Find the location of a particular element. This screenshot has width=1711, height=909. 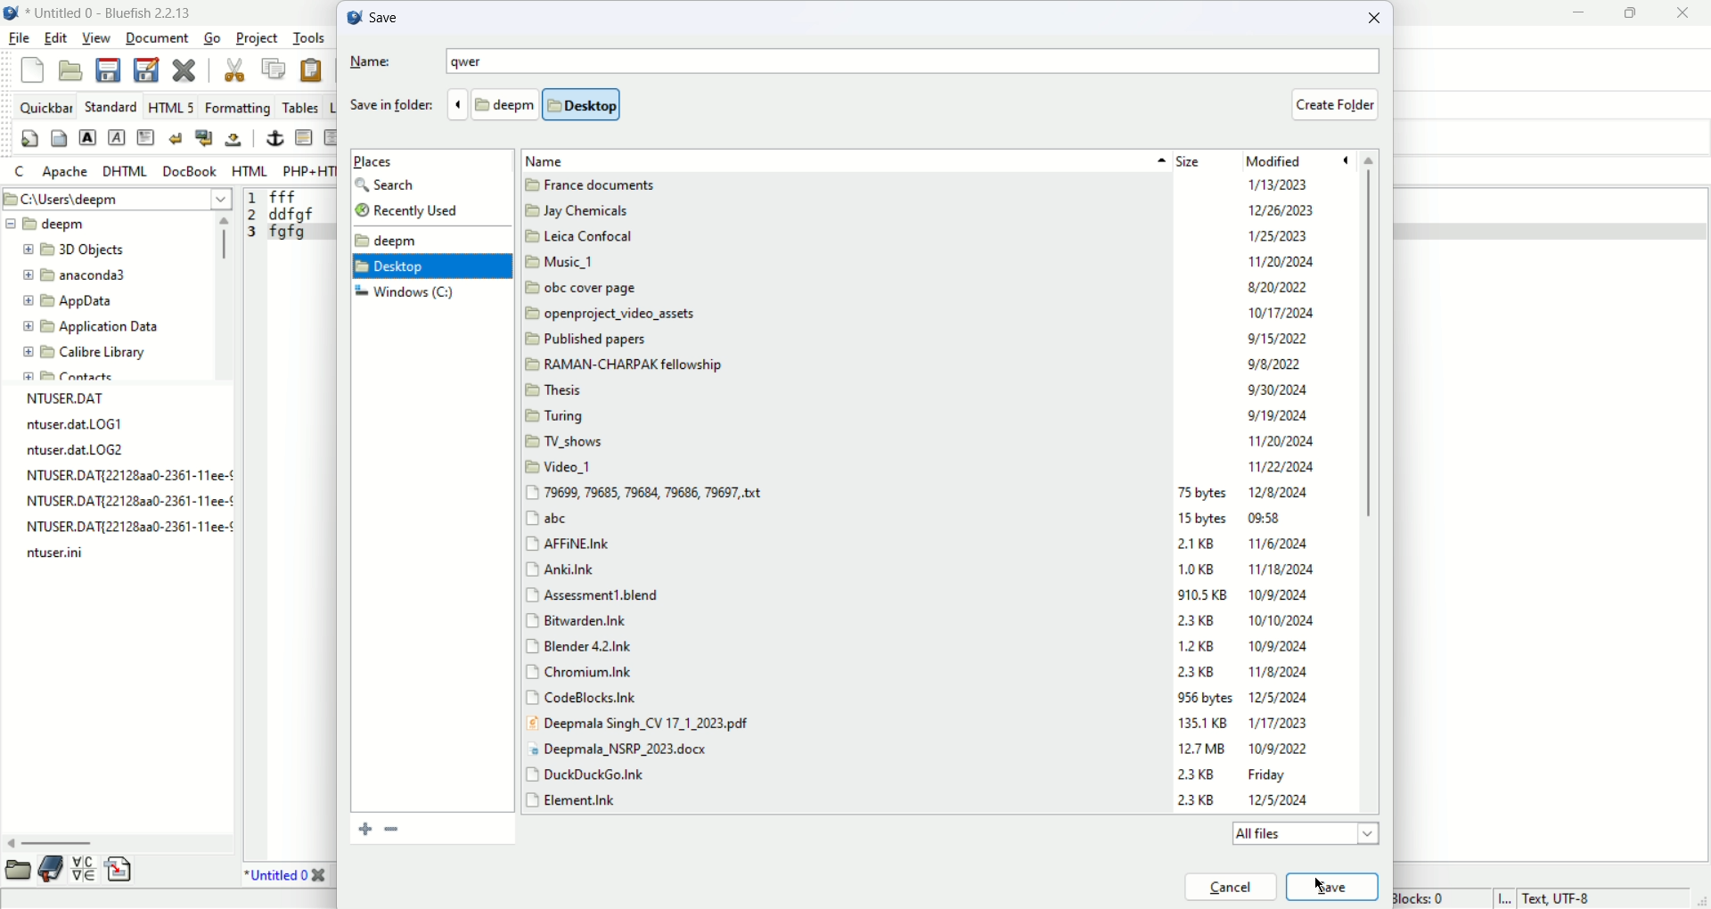

Untitled 0-Bluefish 2.2.13 is located at coordinates (112, 13).